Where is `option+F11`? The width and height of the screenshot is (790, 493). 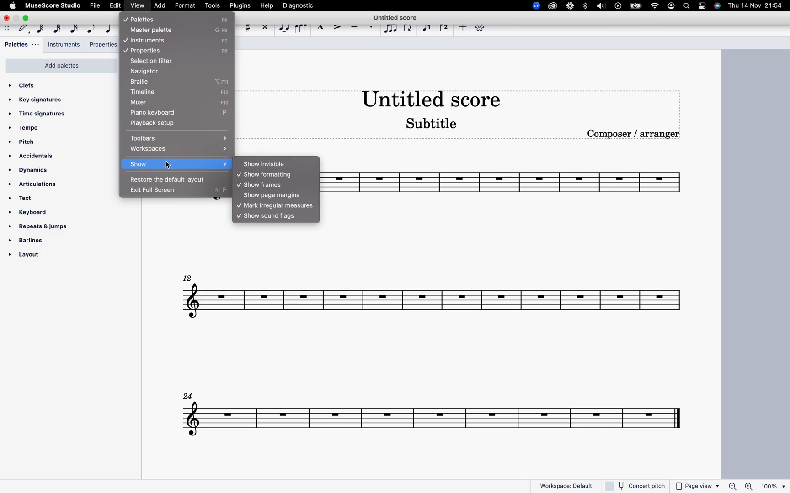 option+F11 is located at coordinates (225, 82).